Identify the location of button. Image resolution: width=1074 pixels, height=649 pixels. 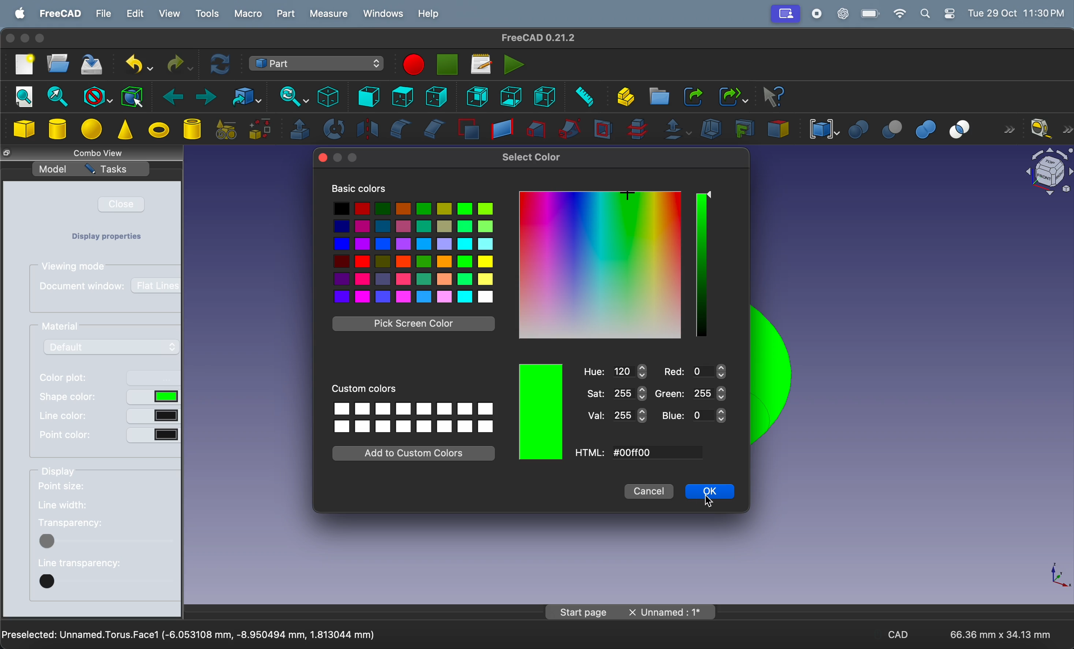
(153, 378).